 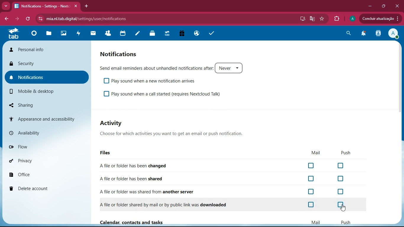 I want to click on close, so click(x=397, y=6).